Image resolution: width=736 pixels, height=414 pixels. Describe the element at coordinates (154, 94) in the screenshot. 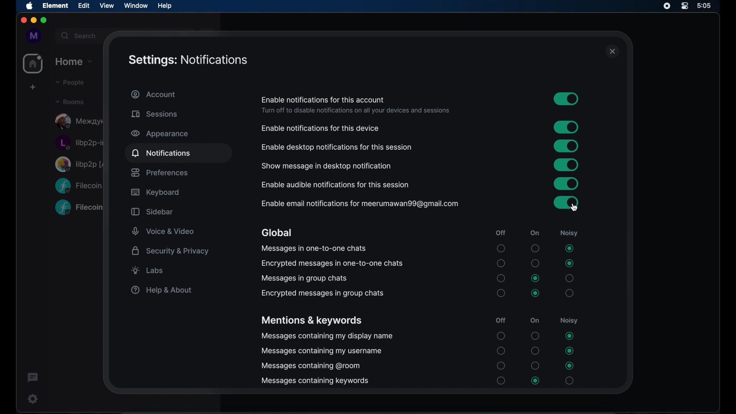

I see `account` at that location.